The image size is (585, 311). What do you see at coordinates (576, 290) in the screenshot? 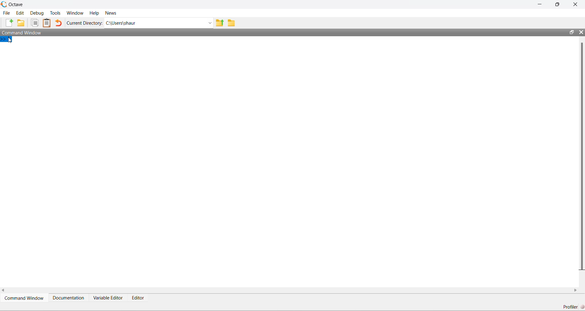
I see `scroll right` at bounding box center [576, 290].